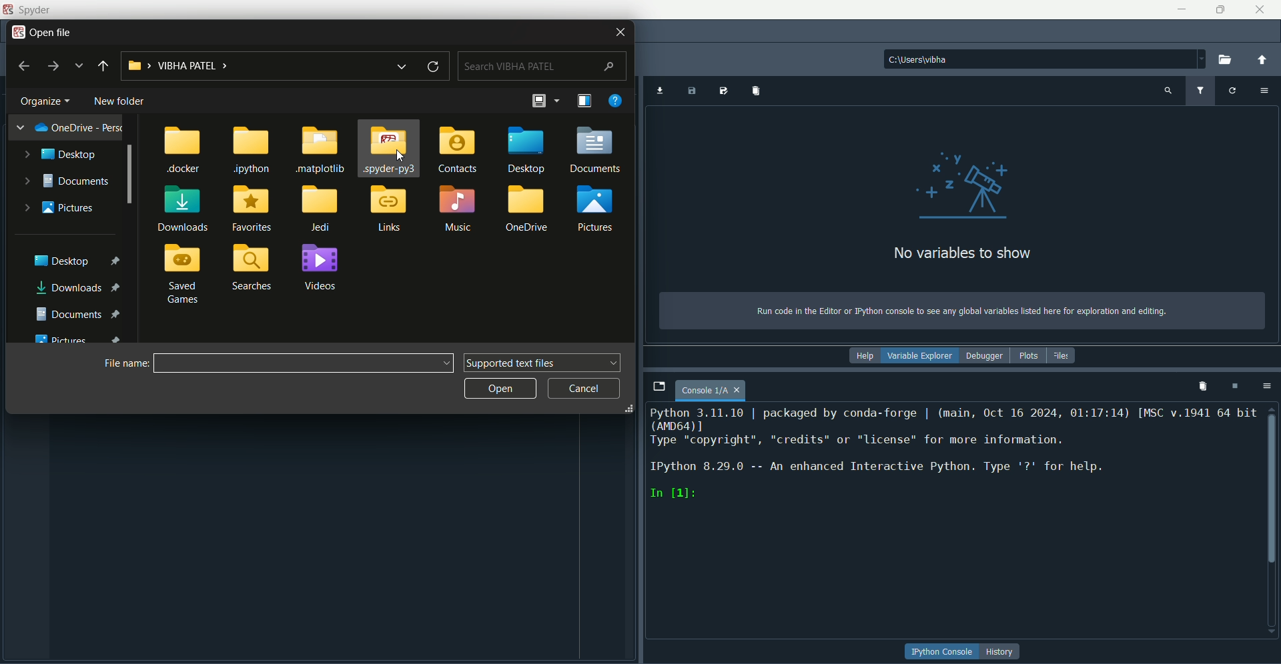 This screenshot has height=664, width=1281. Describe the element at coordinates (963, 184) in the screenshot. I see `graphics` at that location.